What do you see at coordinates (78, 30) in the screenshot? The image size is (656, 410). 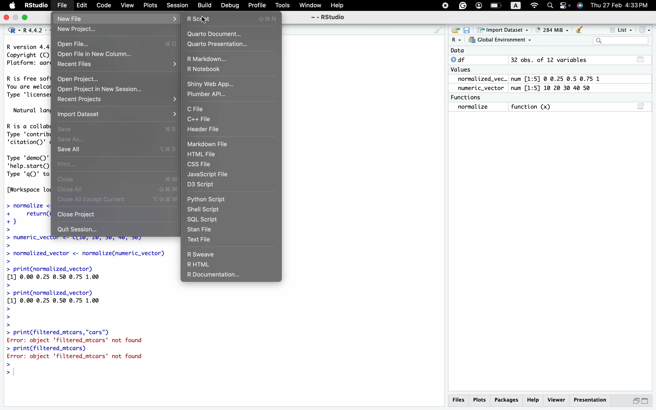 I see `NEW Project... ` at bounding box center [78, 30].